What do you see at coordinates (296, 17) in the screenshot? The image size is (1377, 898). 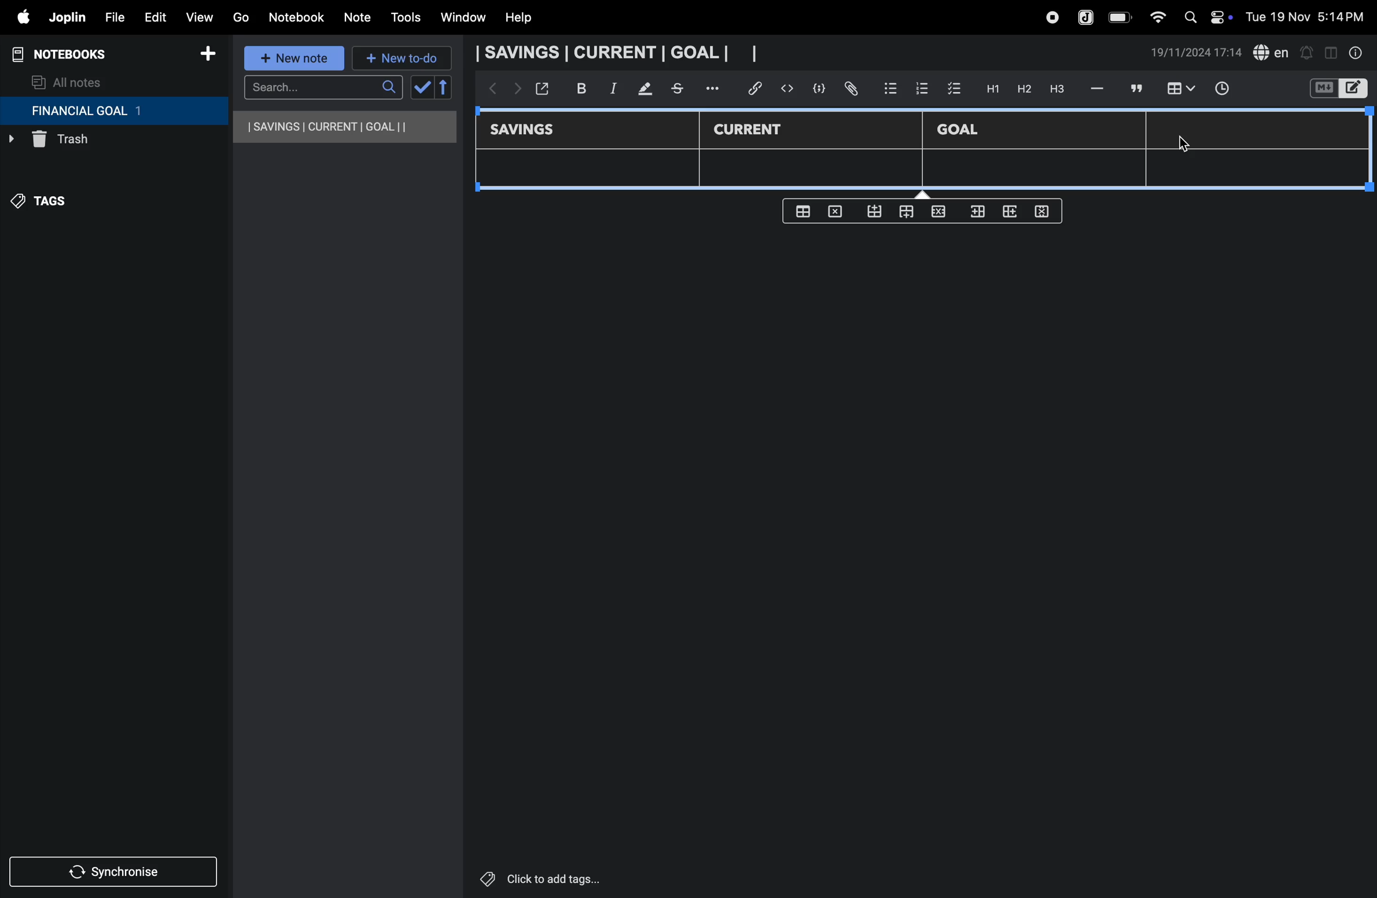 I see `notebook` at bounding box center [296, 17].